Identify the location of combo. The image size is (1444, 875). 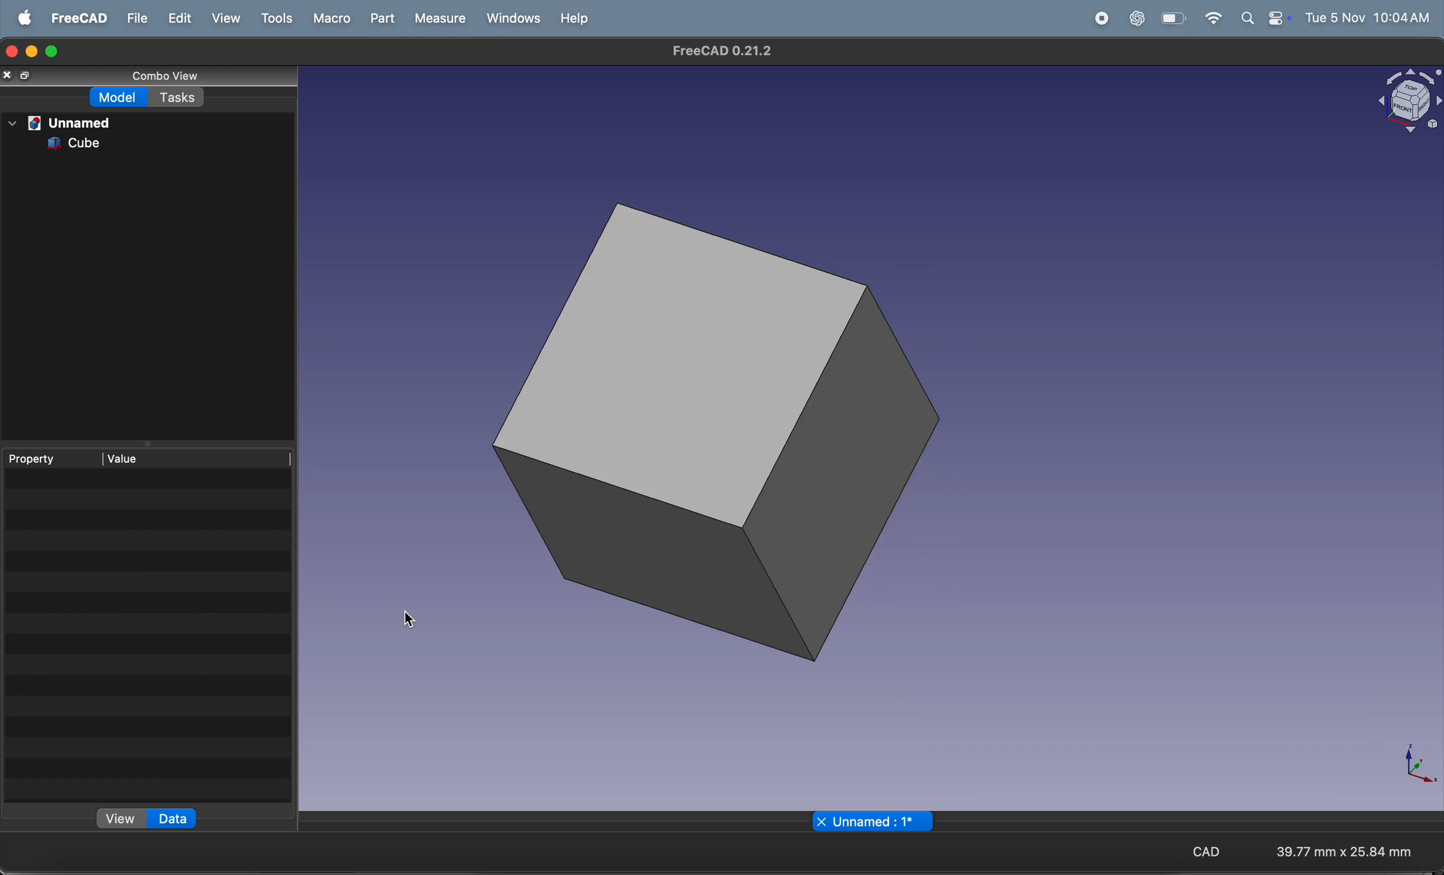
(153, 74).